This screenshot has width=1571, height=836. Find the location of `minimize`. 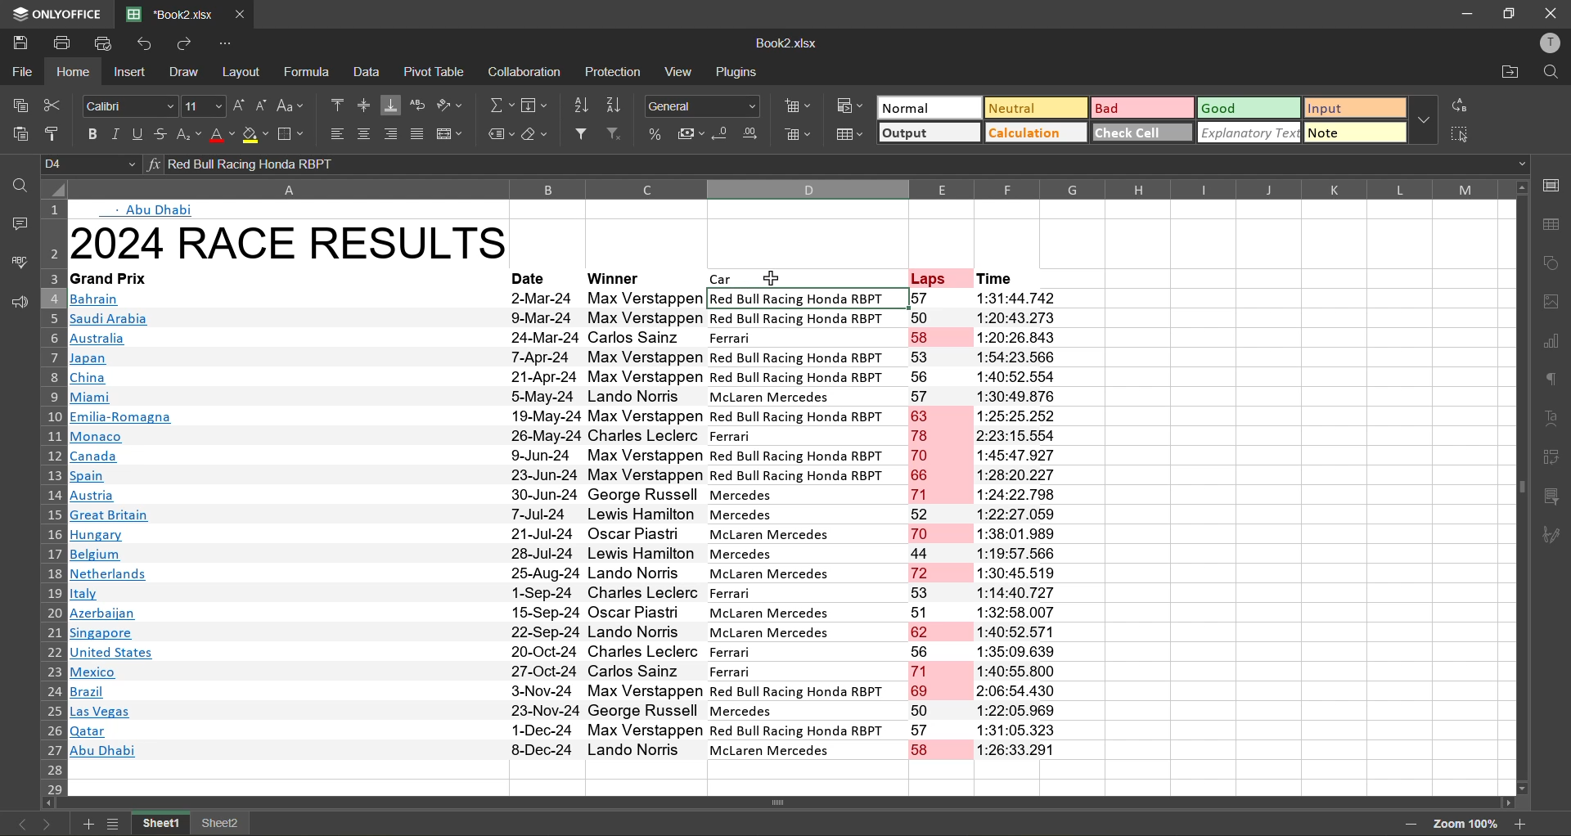

minimize is located at coordinates (1469, 13).